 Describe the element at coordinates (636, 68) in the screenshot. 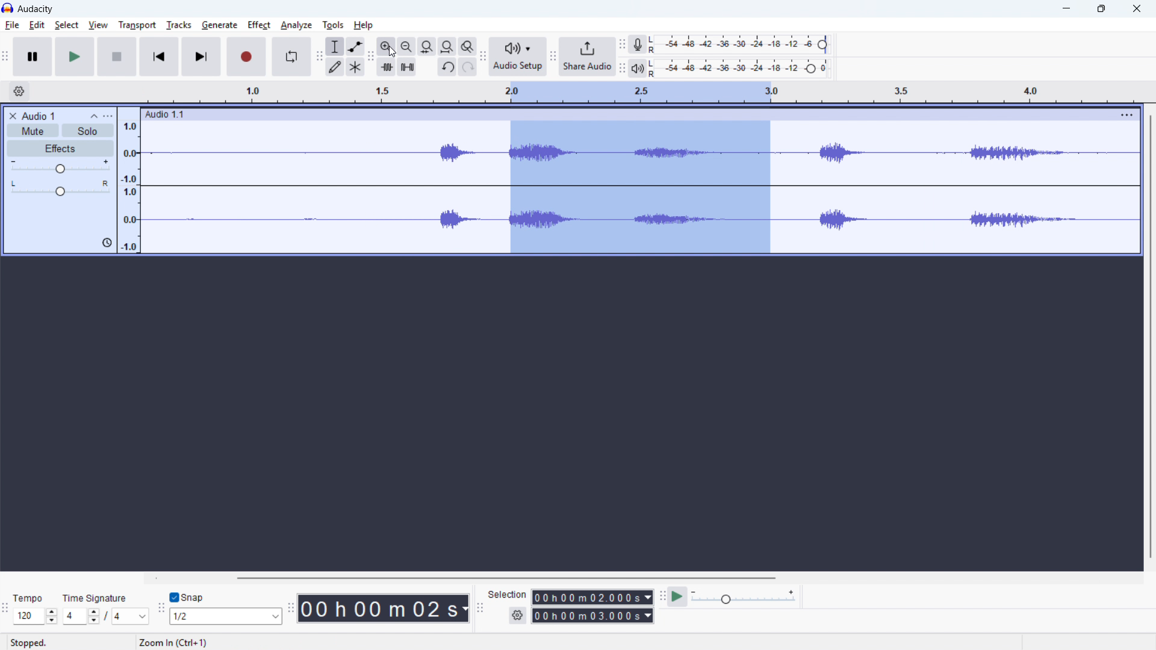

I see `playback metre` at that location.